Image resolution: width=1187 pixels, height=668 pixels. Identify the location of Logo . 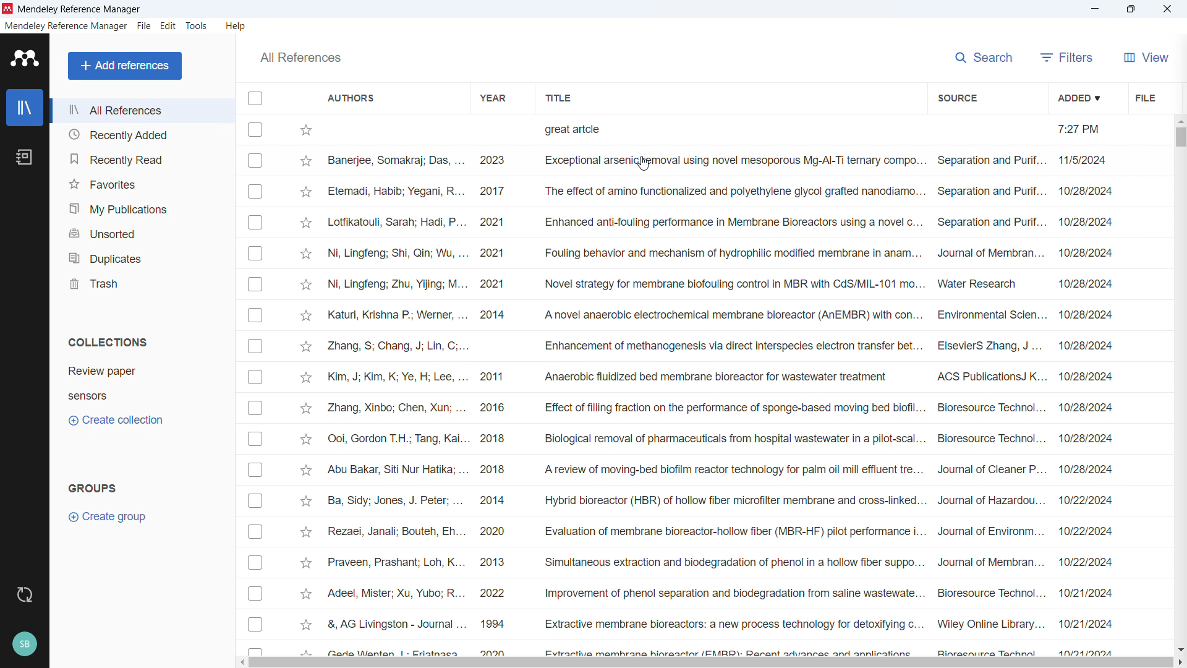
(8, 9).